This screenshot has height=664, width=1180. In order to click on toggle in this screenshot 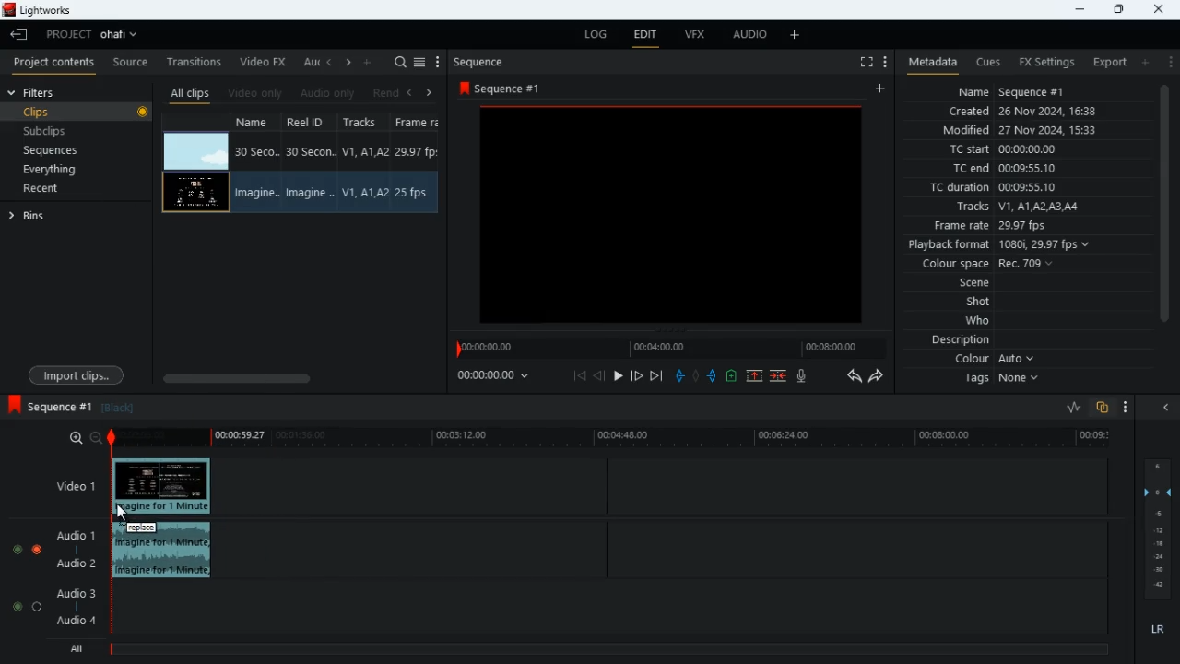, I will do `click(38, 550)`.